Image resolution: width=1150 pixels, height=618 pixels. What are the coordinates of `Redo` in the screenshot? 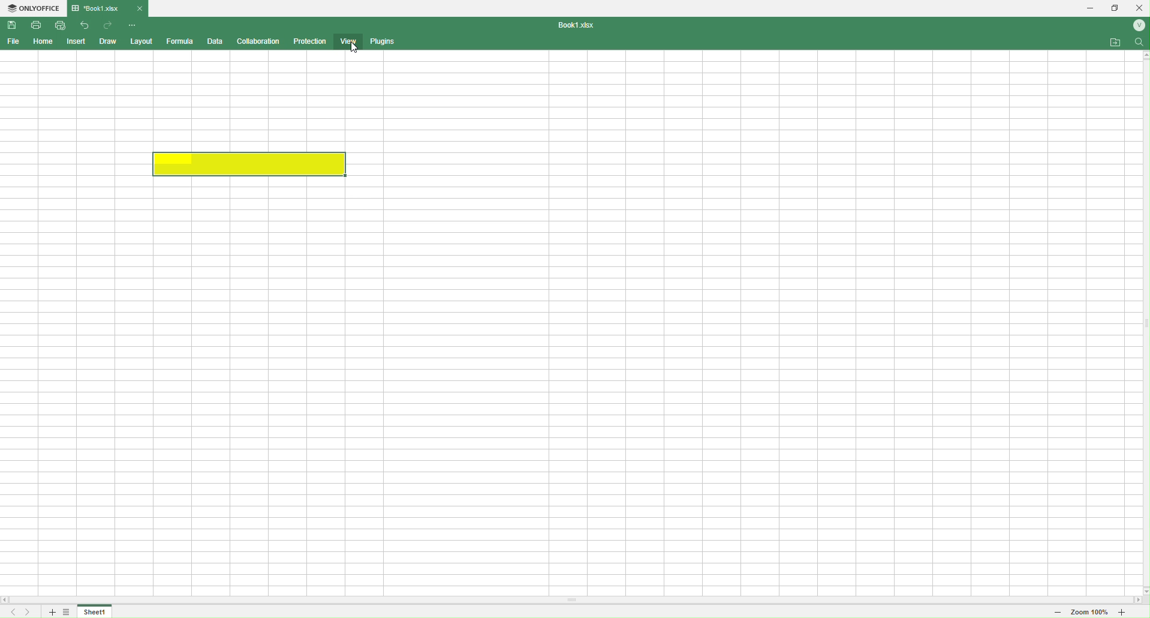 It's located at (106, 24).